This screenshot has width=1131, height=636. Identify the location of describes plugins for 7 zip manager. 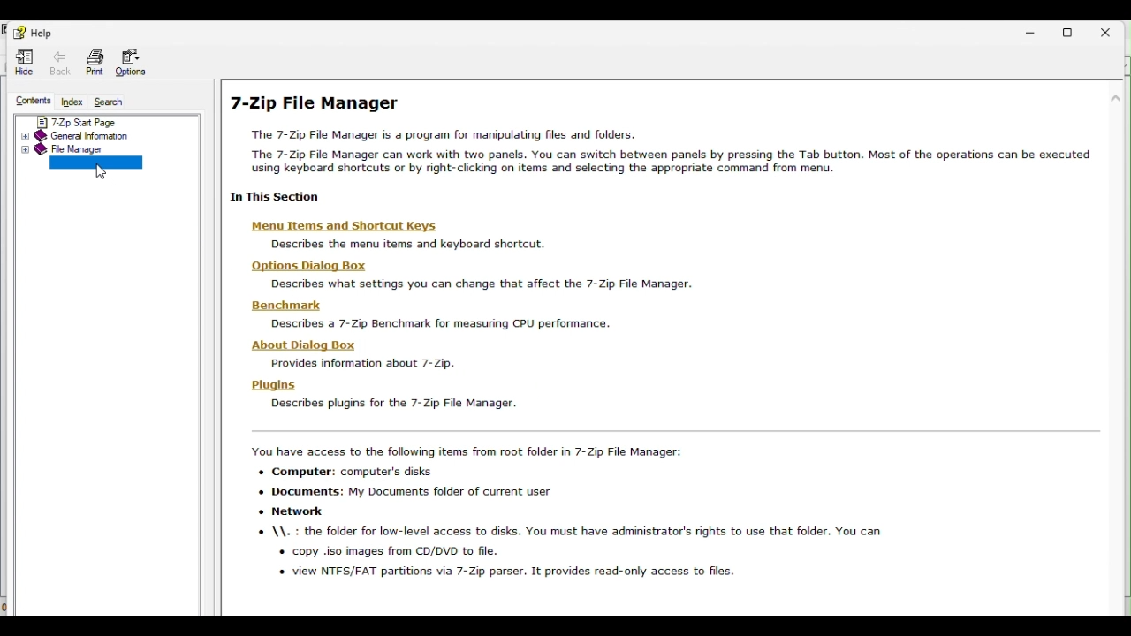
(399, 404).